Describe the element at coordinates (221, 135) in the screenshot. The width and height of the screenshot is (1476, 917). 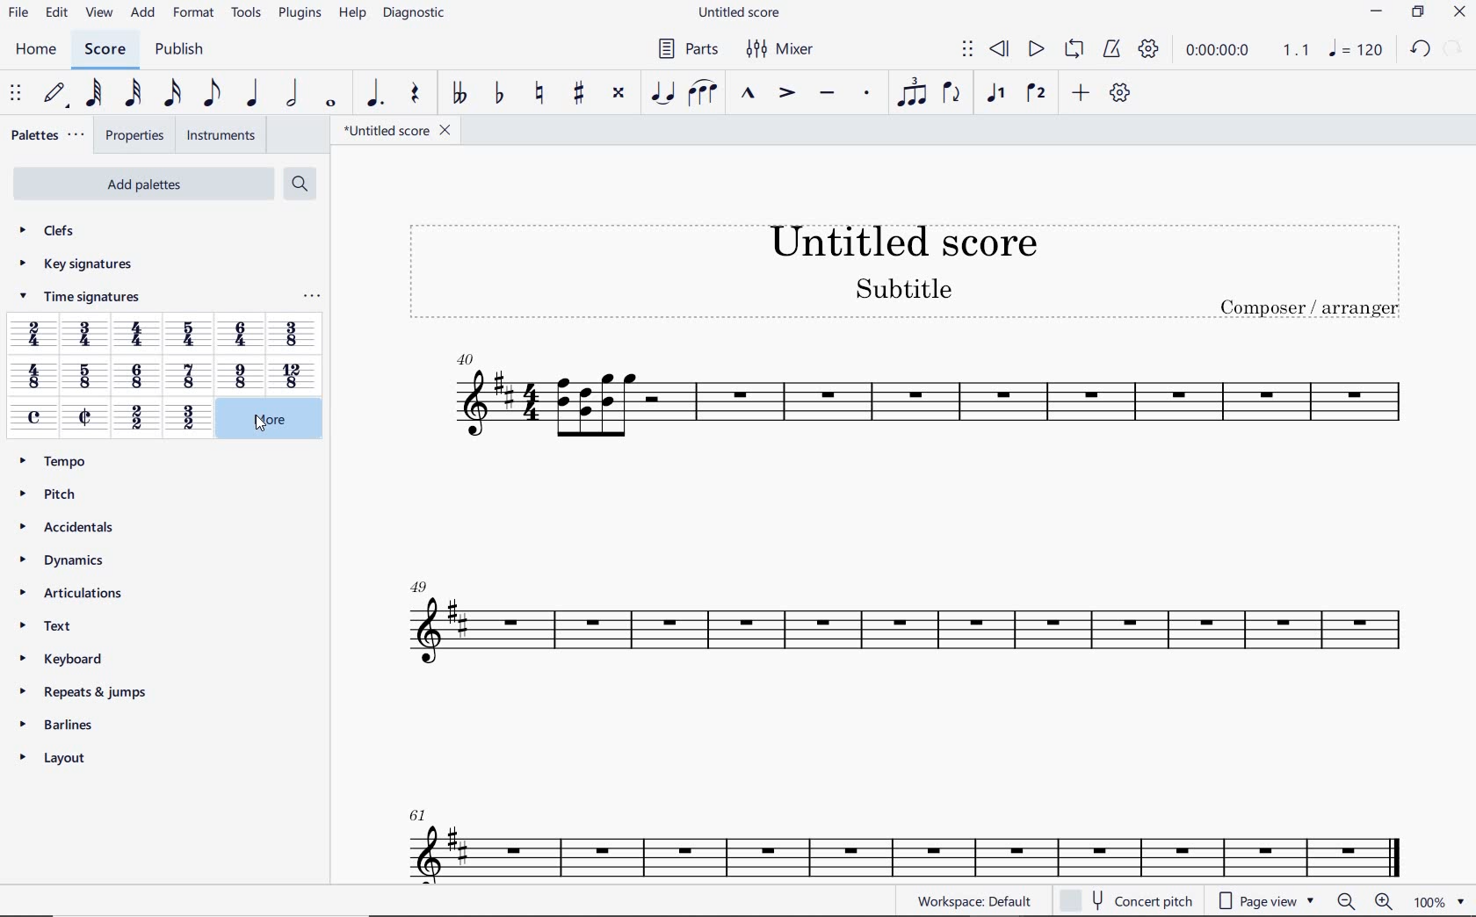
I see `INSTRUMENTS` at that location.